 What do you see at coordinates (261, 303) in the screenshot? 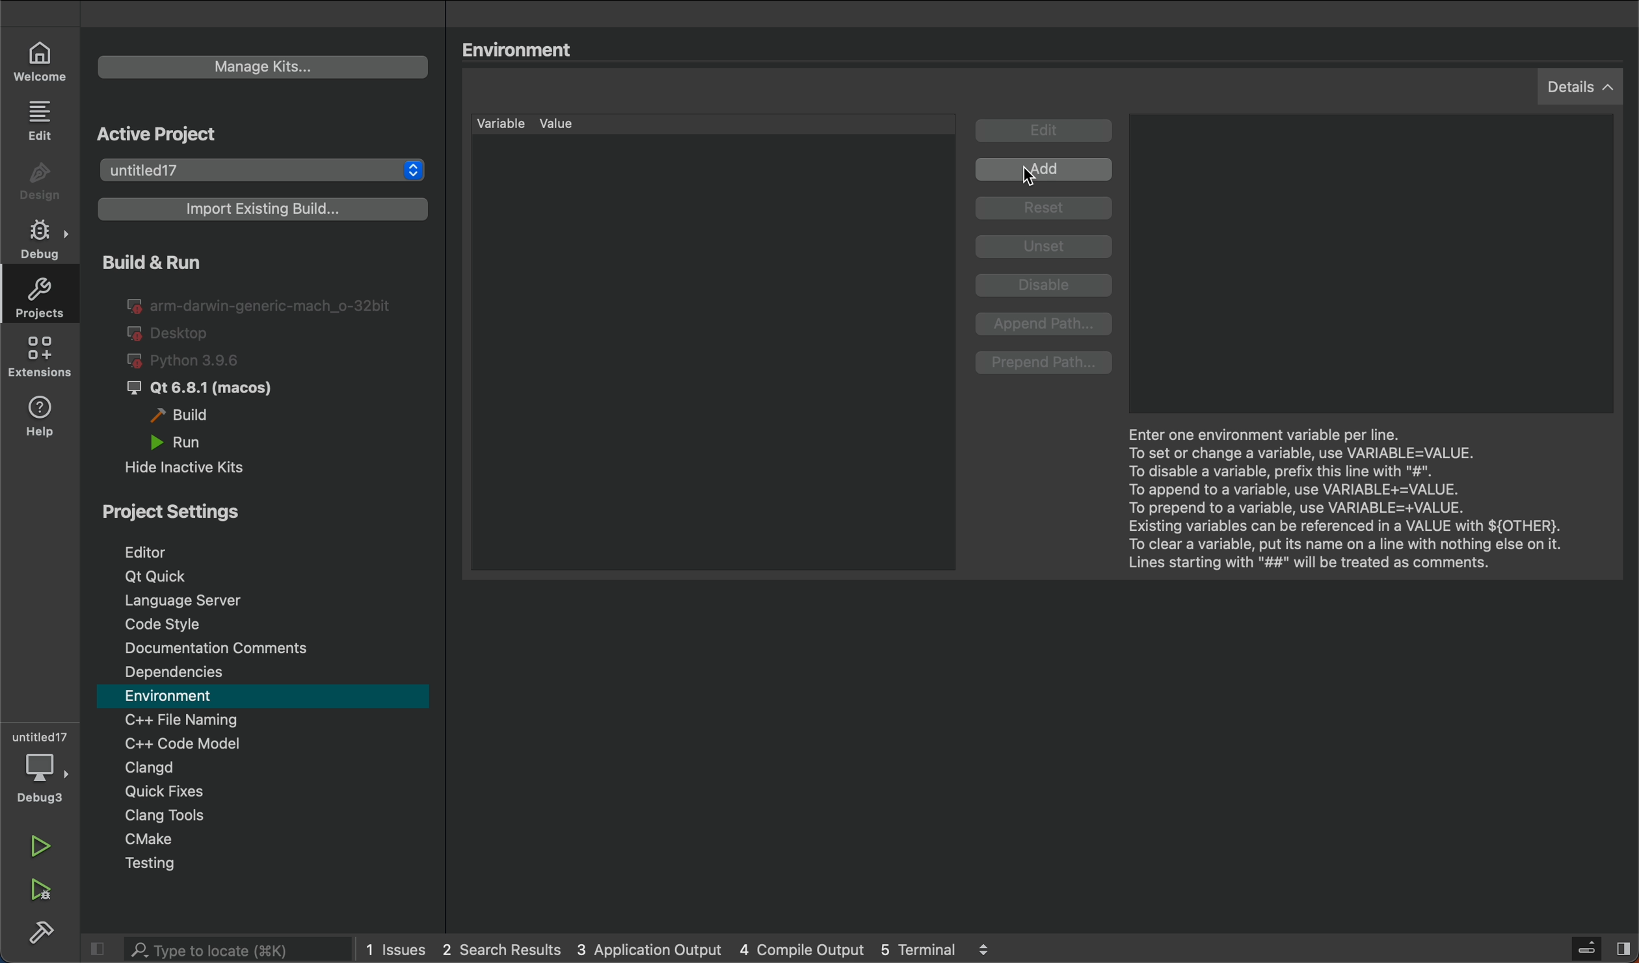
I see `I@ arm-darwin-generic-mach_o-32bit` at bounding box center [261, 303].